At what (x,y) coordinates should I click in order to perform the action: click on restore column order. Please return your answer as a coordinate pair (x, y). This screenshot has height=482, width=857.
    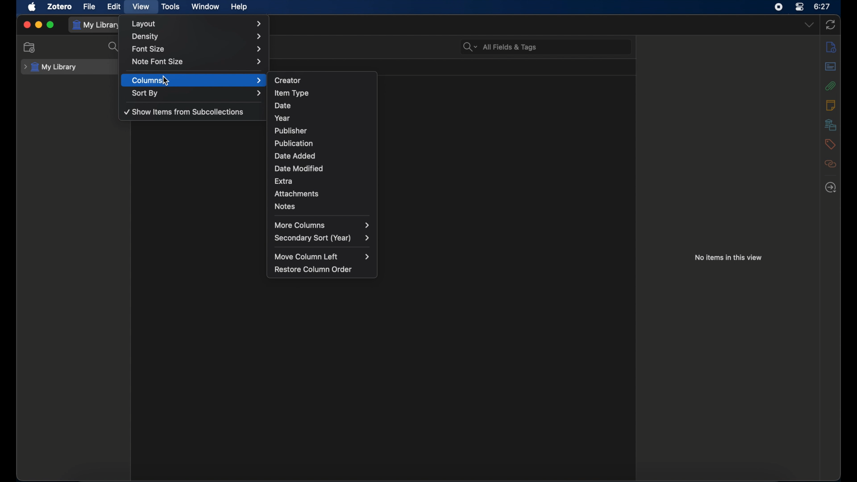
    Looking at the image, I should click on (314, 269).